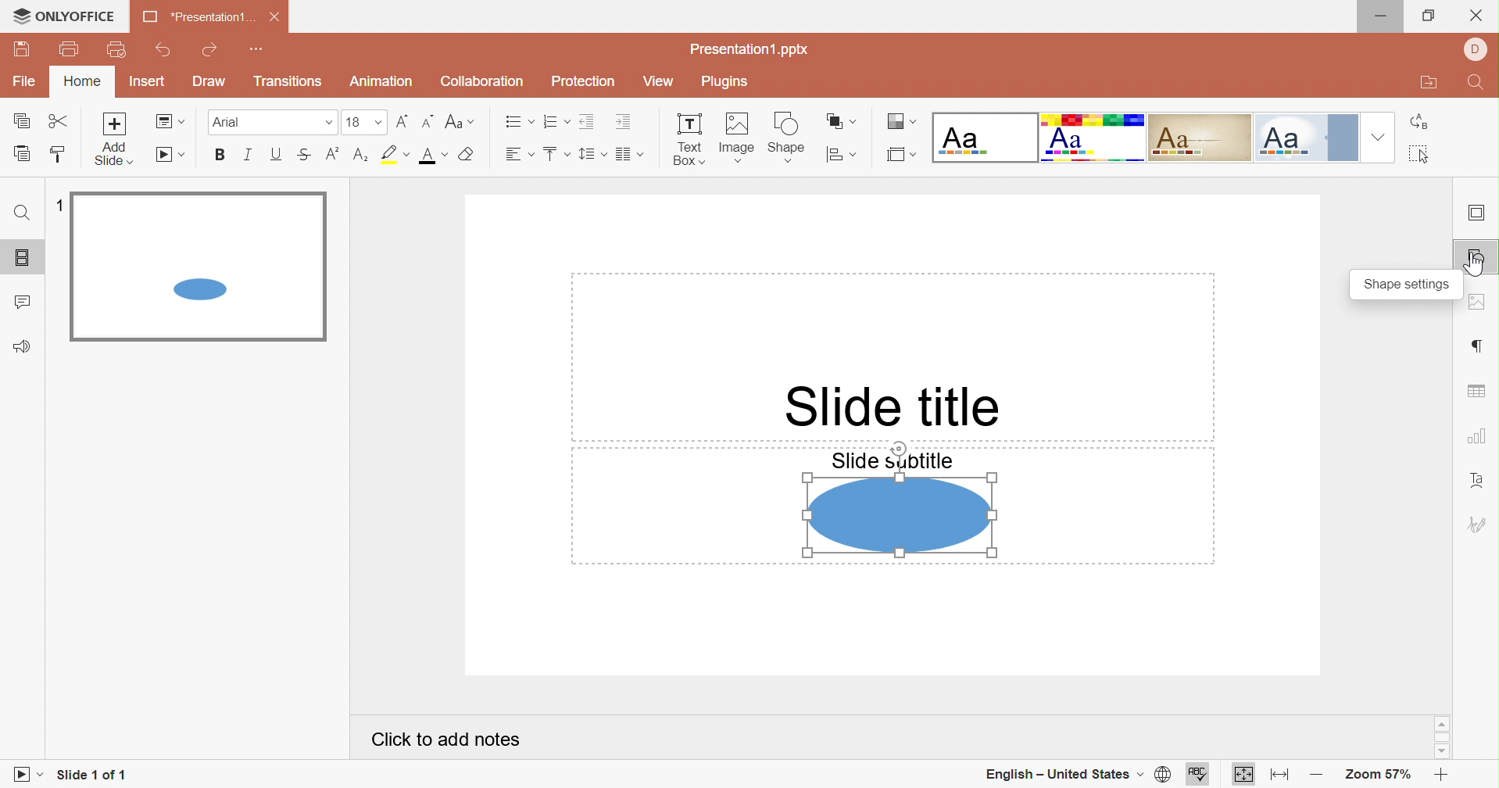  I want to click on Transitions, so click(288, 81).